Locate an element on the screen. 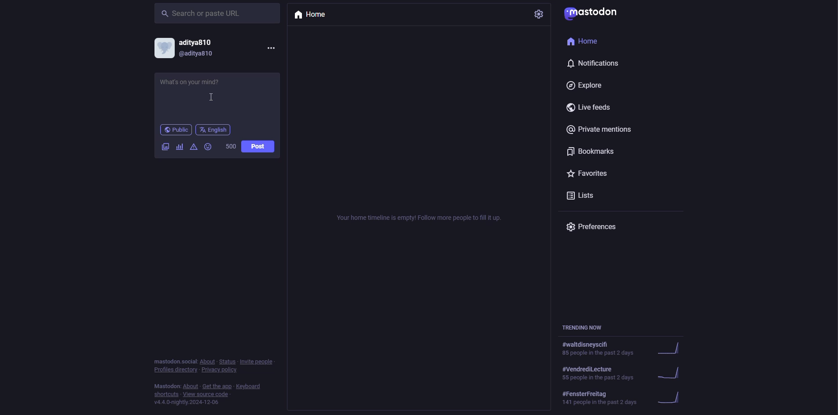 This screenshot has height=415, width=838. trending now is located at coordinates (626, 397).